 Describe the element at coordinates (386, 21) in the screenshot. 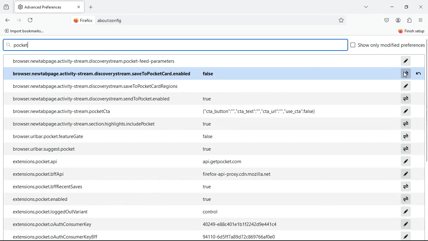

I see `save pocket` at that location.